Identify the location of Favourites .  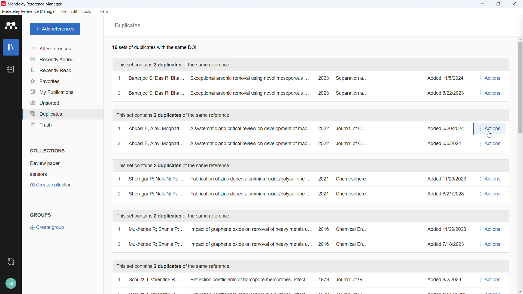
(62, 80).